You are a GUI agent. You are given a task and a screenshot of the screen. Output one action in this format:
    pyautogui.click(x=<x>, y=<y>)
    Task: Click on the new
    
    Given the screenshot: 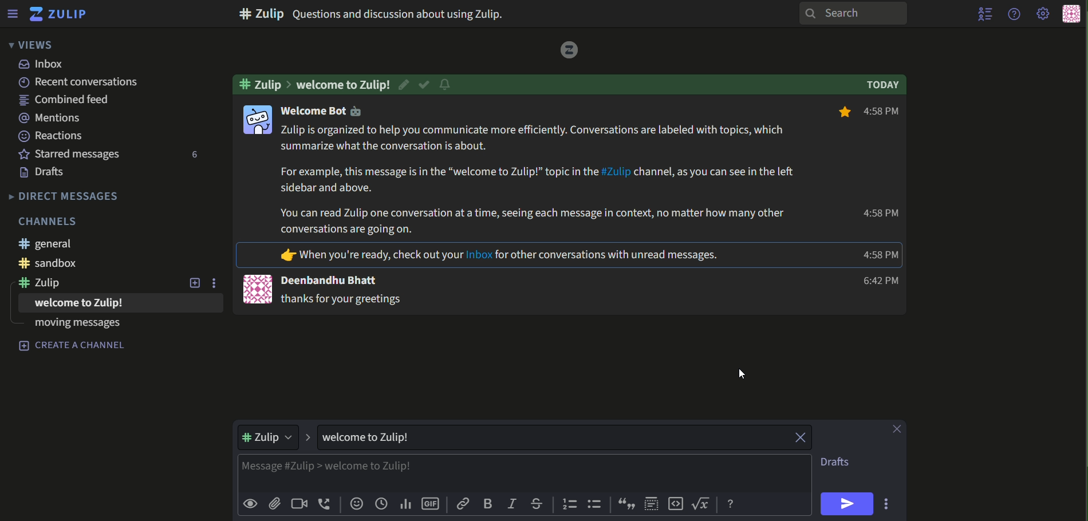 What is the action you would take?
    pyautogui.click(x=195, y=283)
    